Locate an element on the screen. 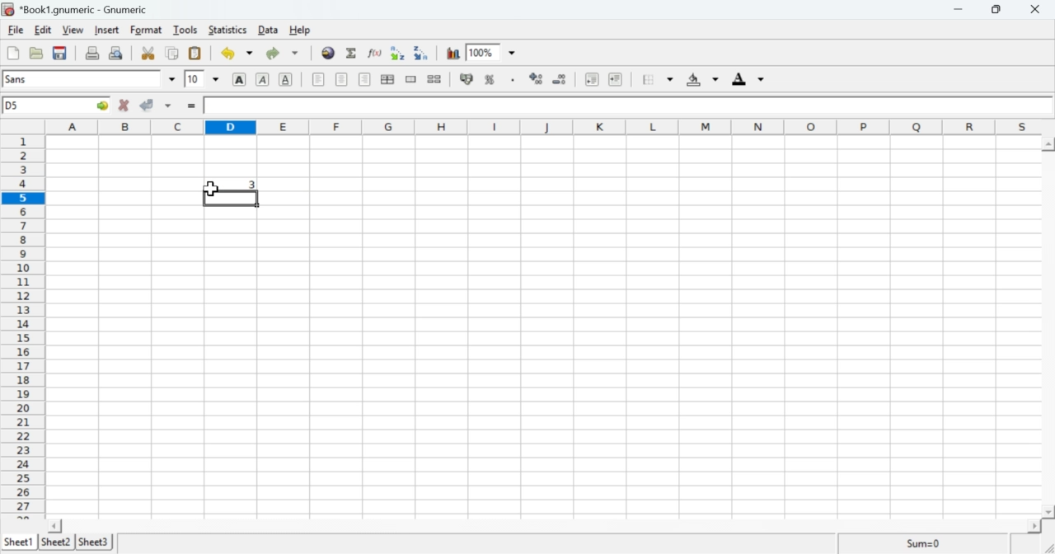 This screenshot has height=554, width=1055. Sheet 2 is located at coordinates (58, 542).